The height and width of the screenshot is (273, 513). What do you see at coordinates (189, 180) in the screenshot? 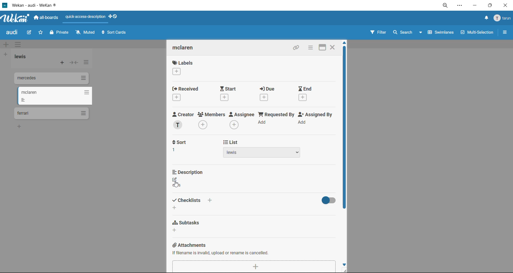
I see `description` at bounding box center [189, 180].